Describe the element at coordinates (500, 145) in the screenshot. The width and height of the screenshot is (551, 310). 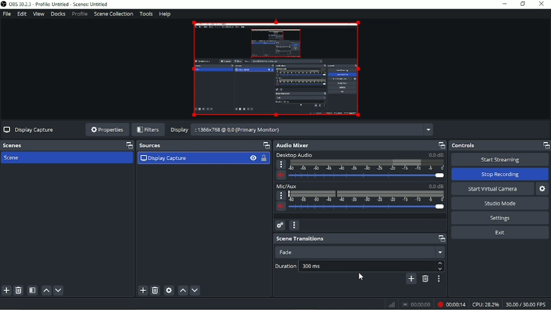
I see `Controls` at that location.